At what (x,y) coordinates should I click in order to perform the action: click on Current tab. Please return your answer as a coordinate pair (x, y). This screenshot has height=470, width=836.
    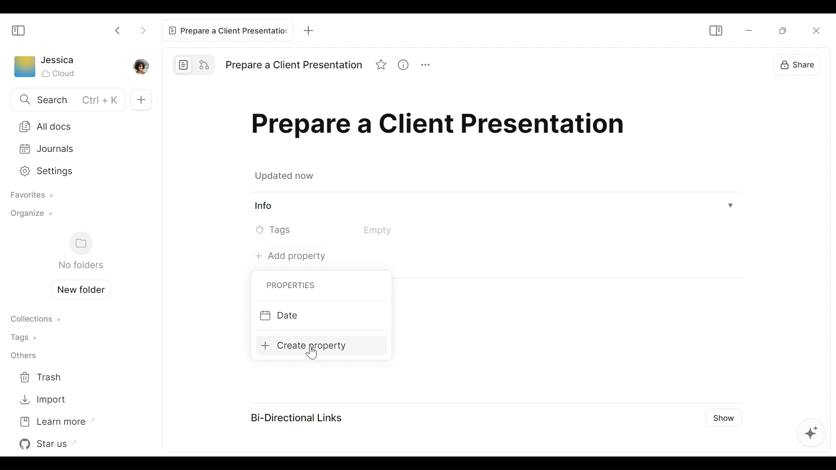
    Looking at the image, I should click on (227, 30).